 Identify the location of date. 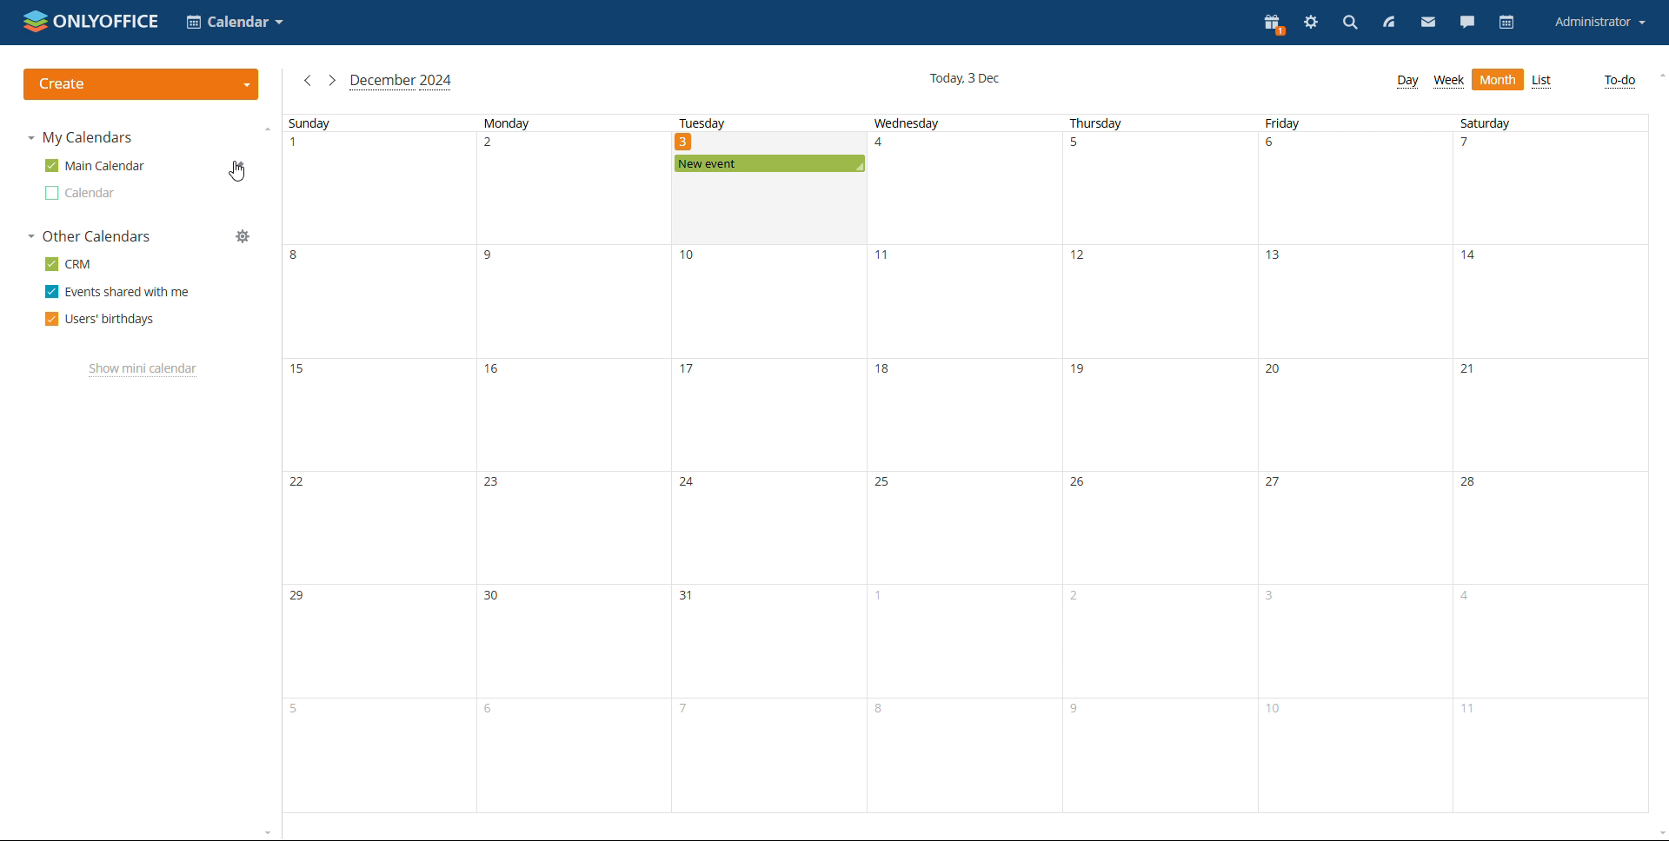
(376, 525).